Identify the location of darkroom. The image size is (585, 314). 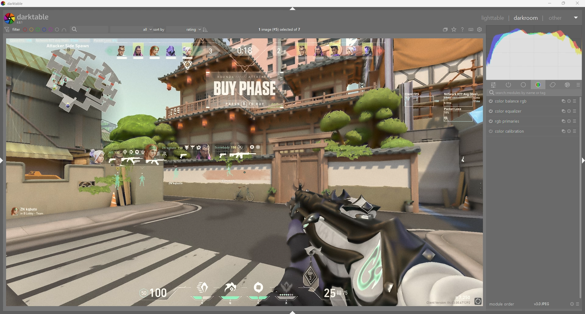
(526, 17).